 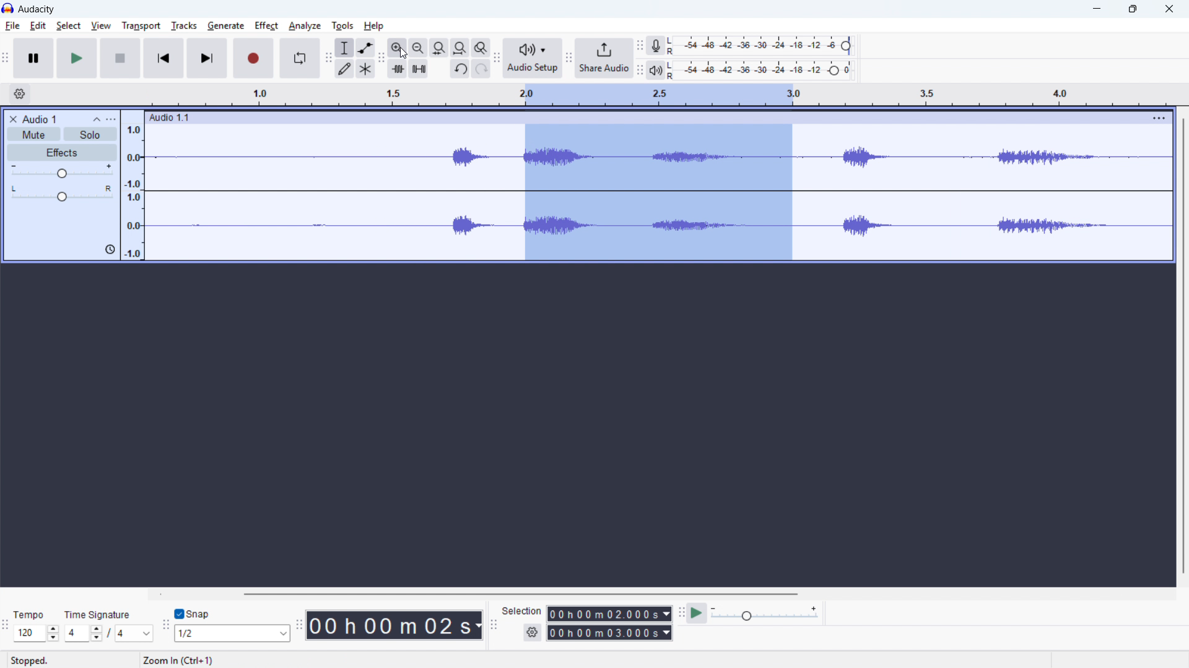 What do you see at coordinates (98, 613) in the screenshot?
I see `Time signature` at bounding box center [98, 613].